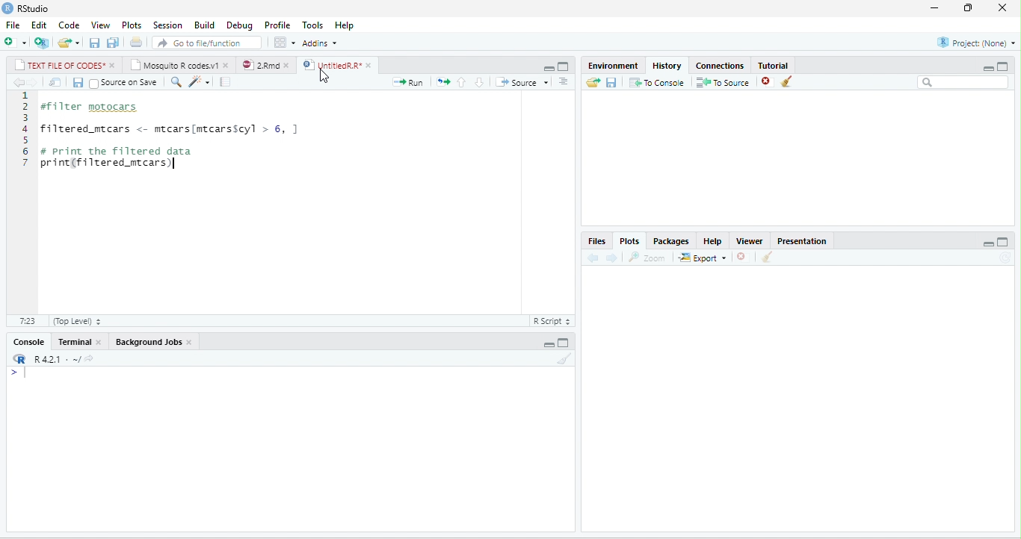  I want to click on >, so click(22, 373).